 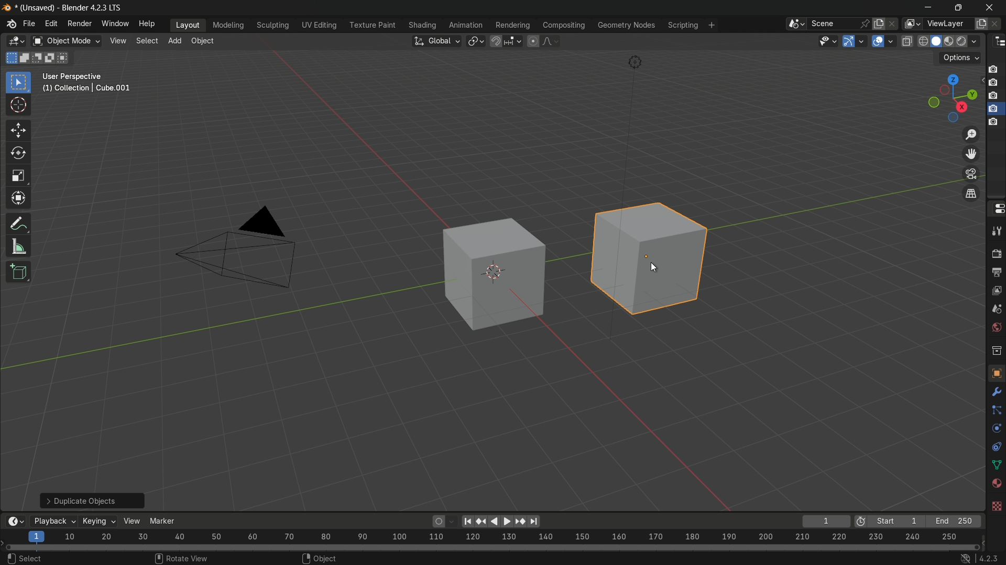 I want to click on animation menu, so click(x=465, y=24).